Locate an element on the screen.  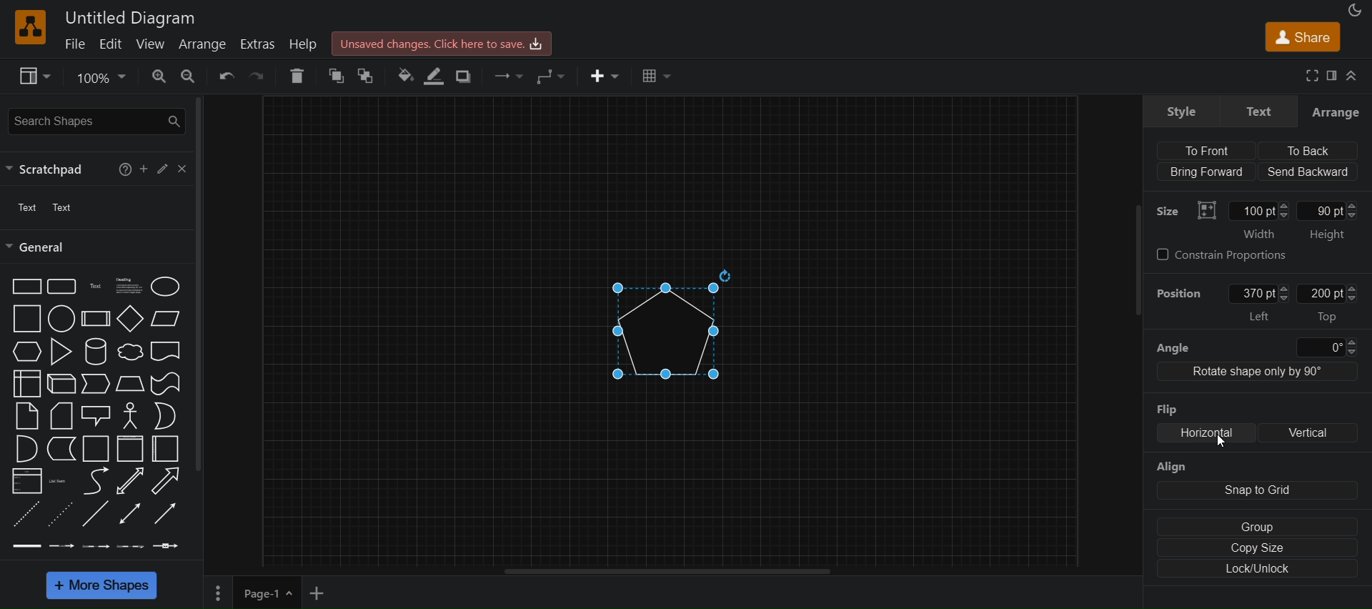
snap to grid is located at coordinates (1258, 490).